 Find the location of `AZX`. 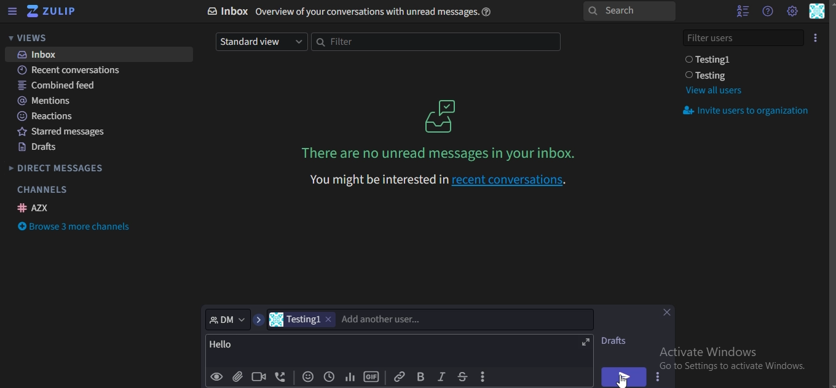

AZX is located at coordinates (35, 208).